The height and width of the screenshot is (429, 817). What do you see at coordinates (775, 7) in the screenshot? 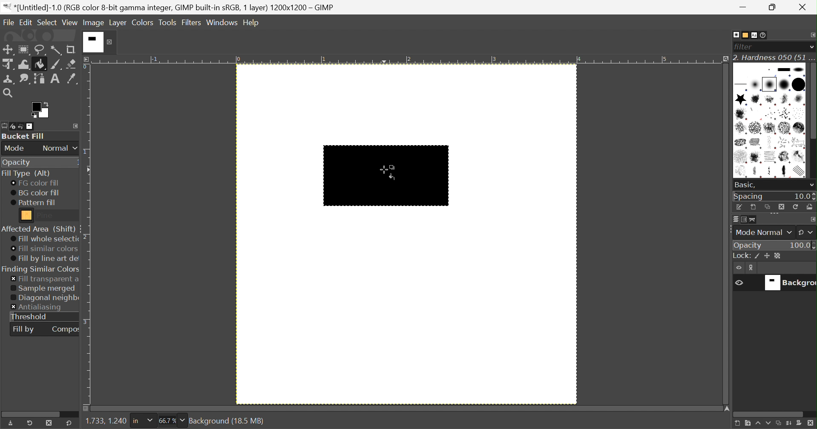
I see `Restore Down` at bounding box center [775, 7].